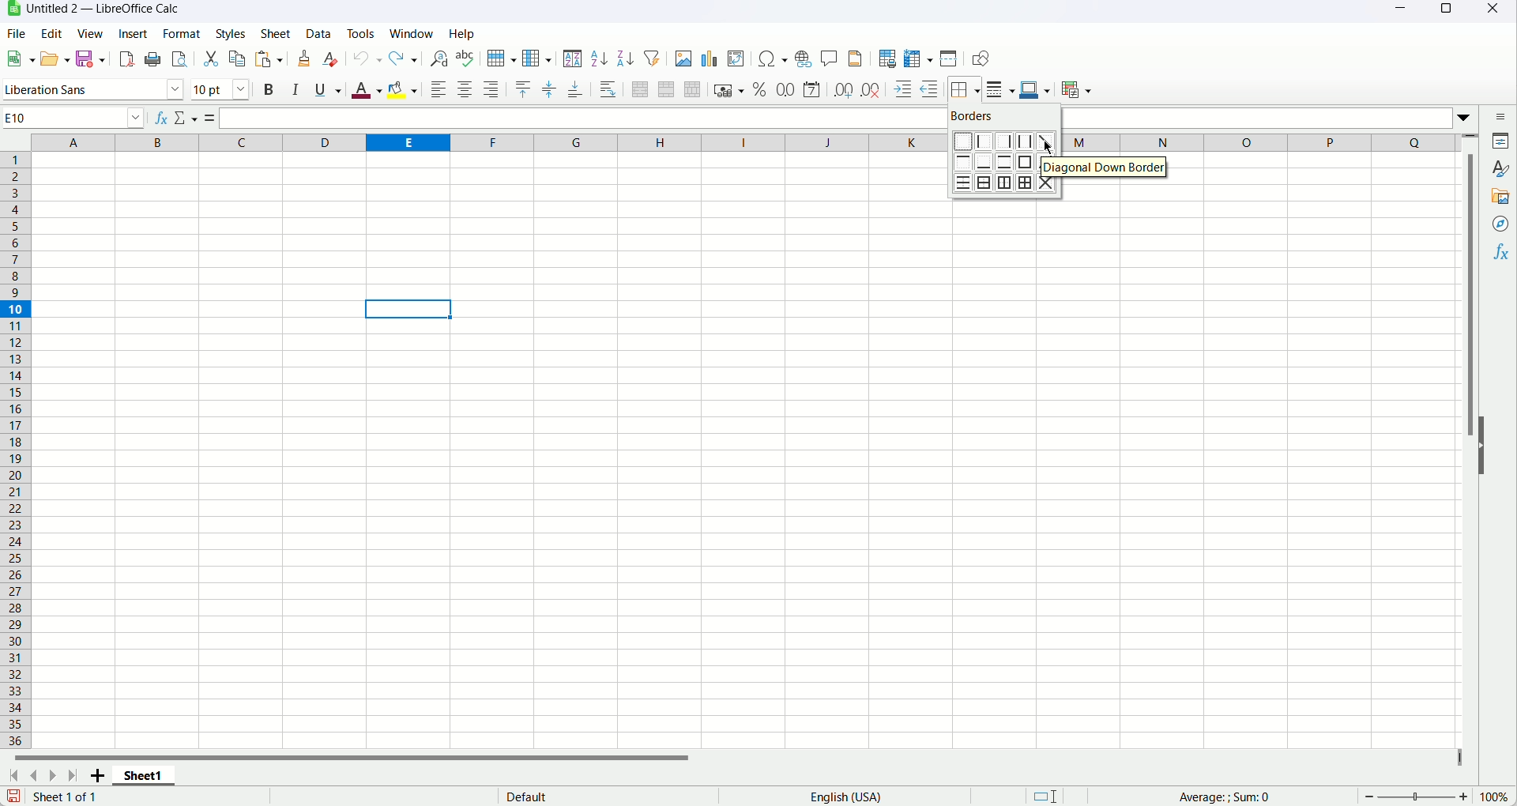 This screenshot has width=1517, height=806. What do you see at coordinates (69, 797) in the screenshot?
I see `Sheet 1 of 1` at bounding box center [69, 797].